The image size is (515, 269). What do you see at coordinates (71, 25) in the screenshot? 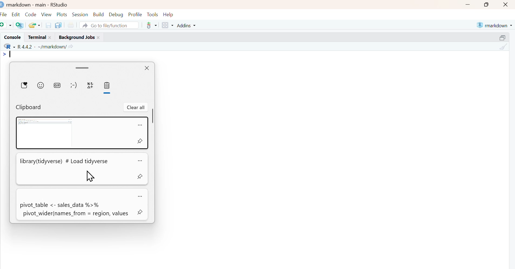
I see `Print current file` at bounding box center [71, 25].